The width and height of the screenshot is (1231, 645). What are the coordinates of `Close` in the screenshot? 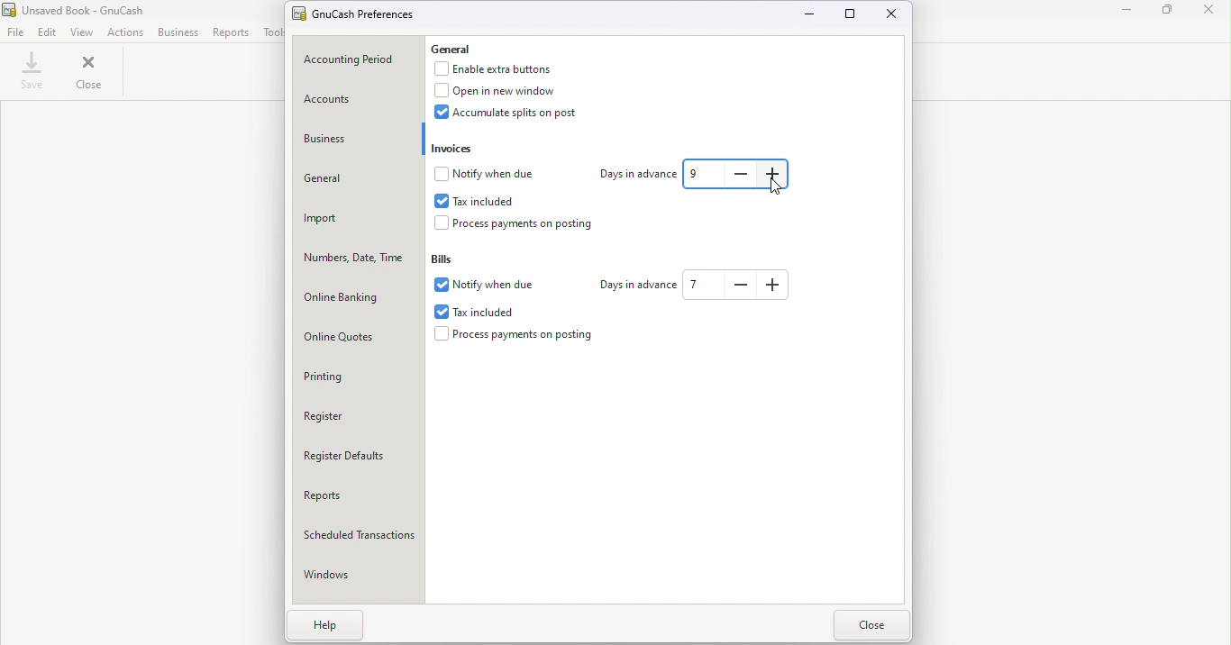 It's located at (871, 626).